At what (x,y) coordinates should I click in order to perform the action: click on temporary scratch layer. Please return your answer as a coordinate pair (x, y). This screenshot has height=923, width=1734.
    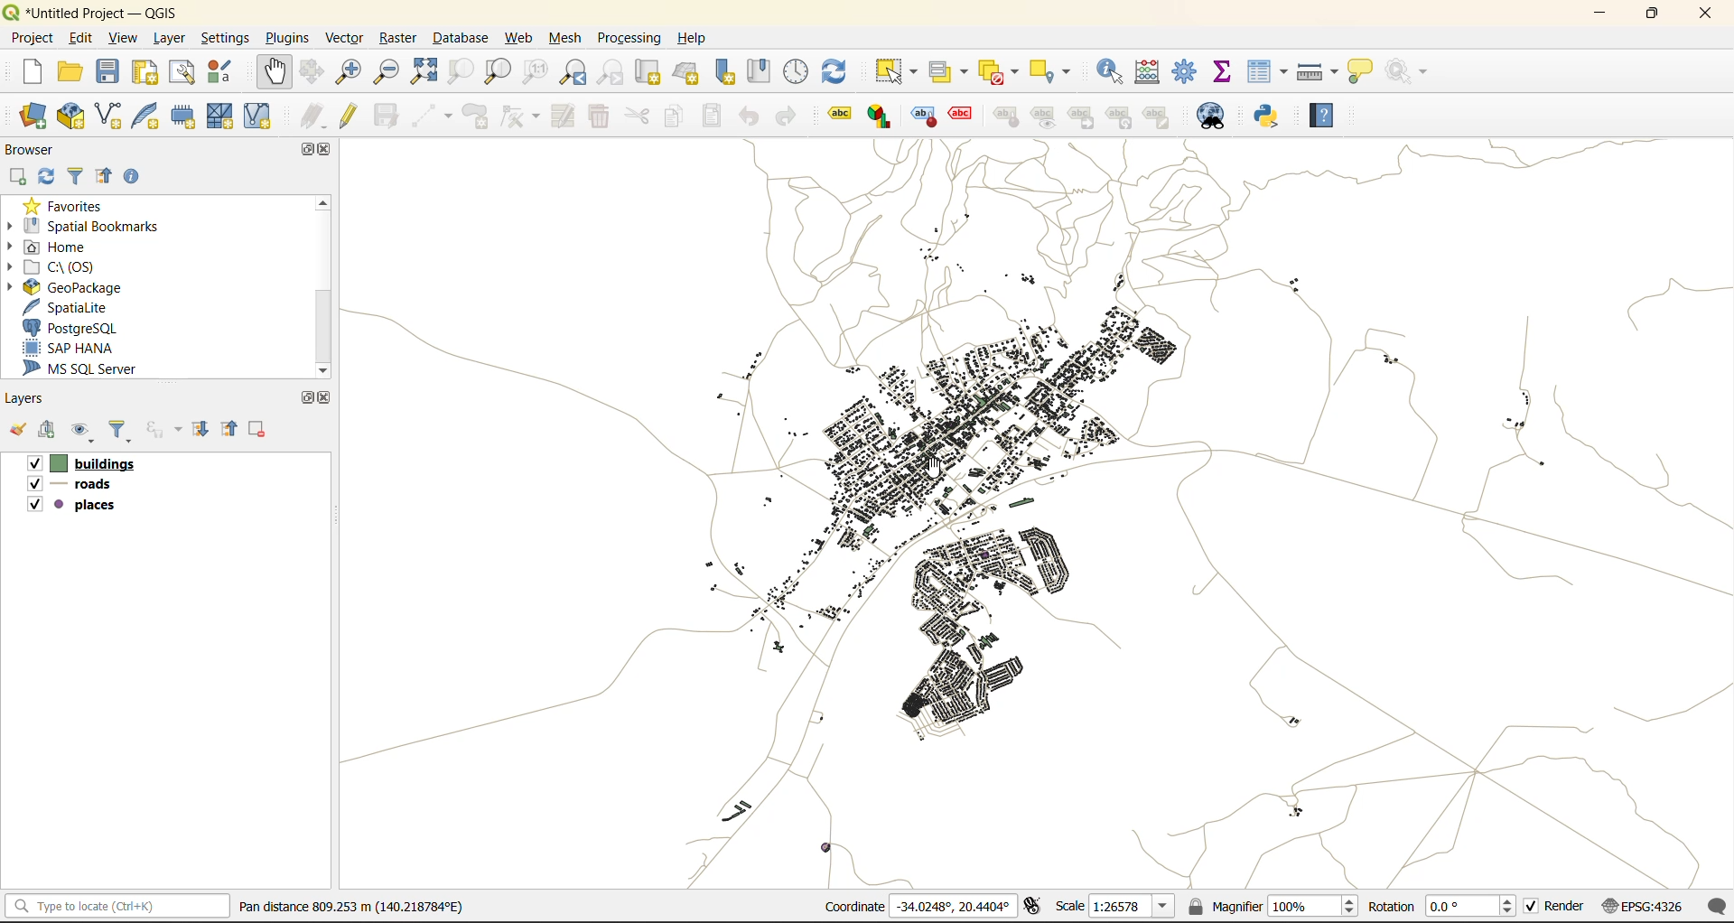
    Looking at the image, I should click on (184, 115).